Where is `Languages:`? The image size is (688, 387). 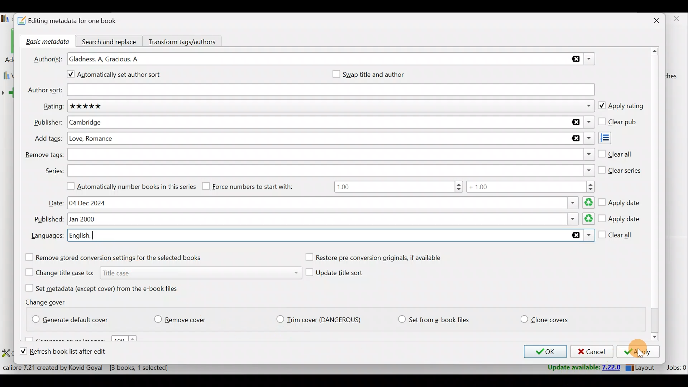
Languages: is located at coordinates (47, 236).